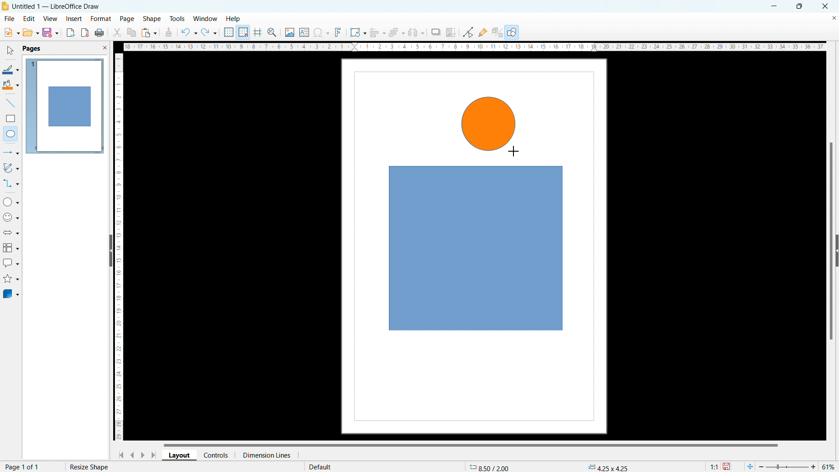 Image resolution: width=839 pixels, height=472 pixels. Describe the element at coordinates (10, 133) in the screenshot. I see `elipse` at that location.